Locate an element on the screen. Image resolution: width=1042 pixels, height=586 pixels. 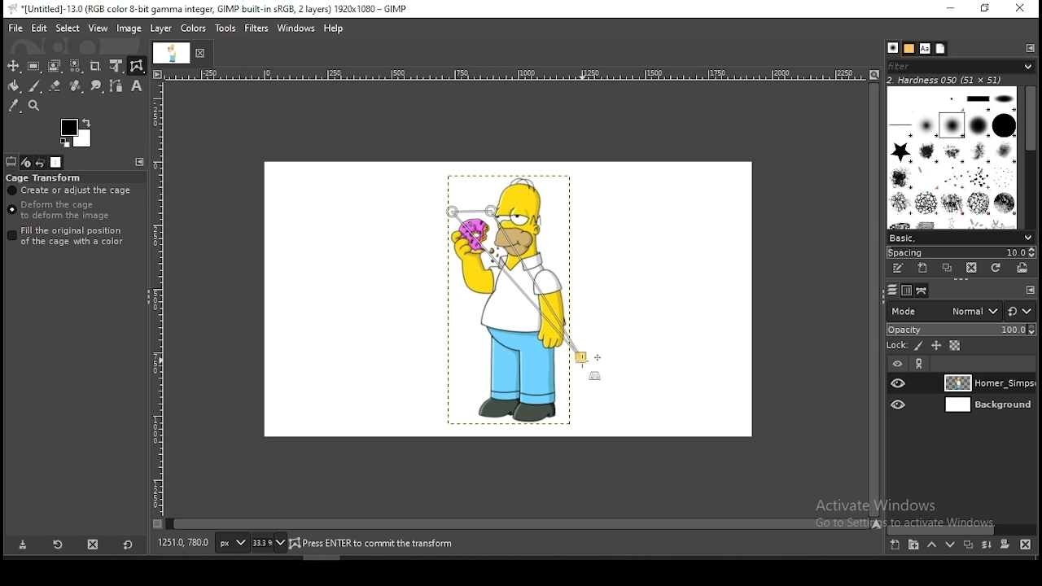
scale is located at coordinates (516, 75).